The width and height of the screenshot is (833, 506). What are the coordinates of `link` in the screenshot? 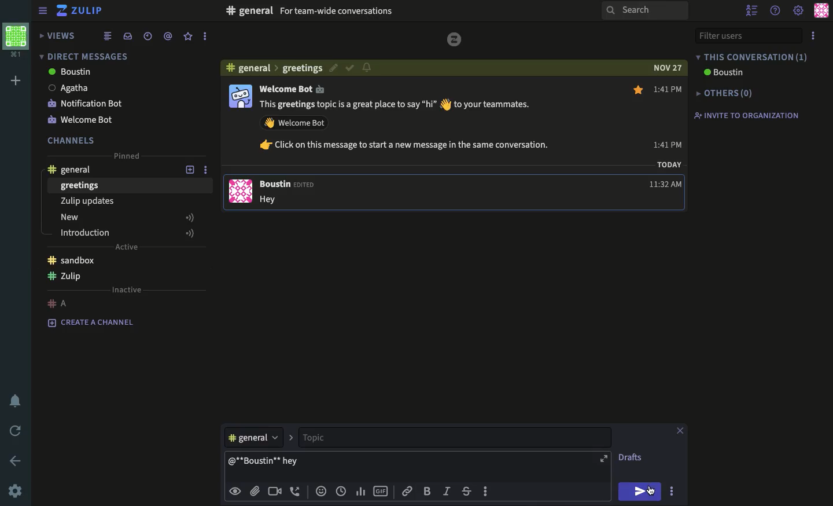 It's located at (406, 491).